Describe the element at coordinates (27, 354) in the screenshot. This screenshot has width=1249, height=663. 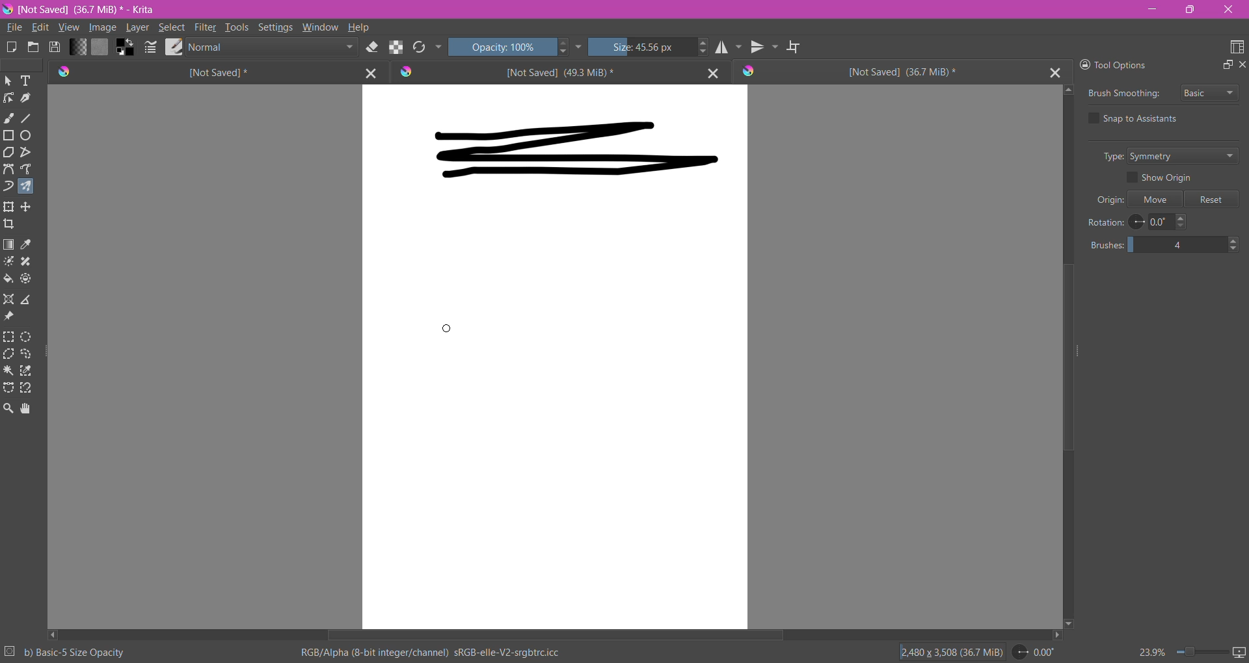
I see `Freehand Selection Tool` at that location.